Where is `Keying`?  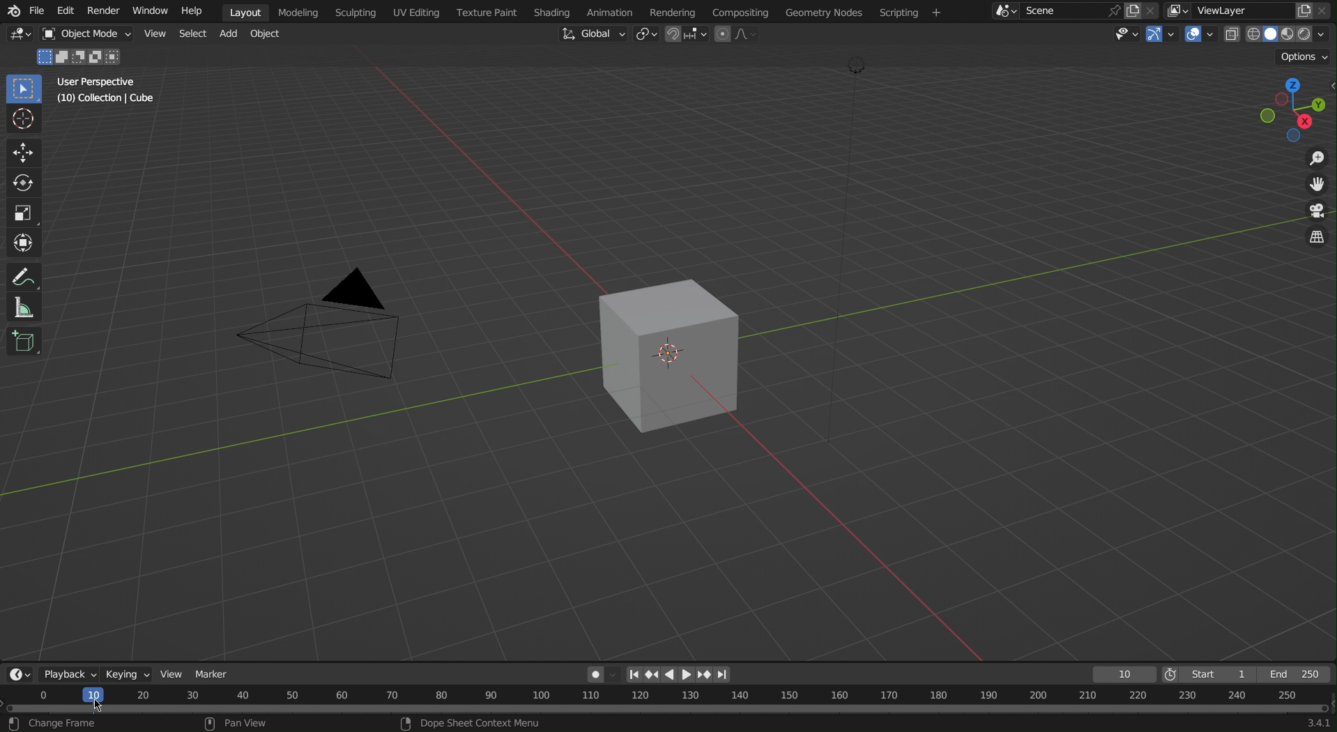
Keying is located at coordinates (130, 673).